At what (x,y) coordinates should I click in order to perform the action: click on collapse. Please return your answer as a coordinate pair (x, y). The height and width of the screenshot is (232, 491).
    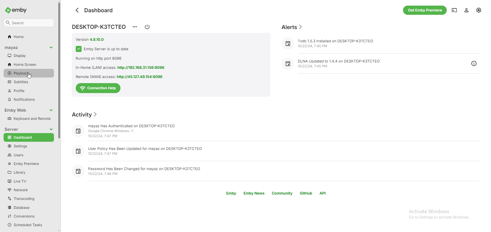
    Looking at the image, I should click on (51, 129).